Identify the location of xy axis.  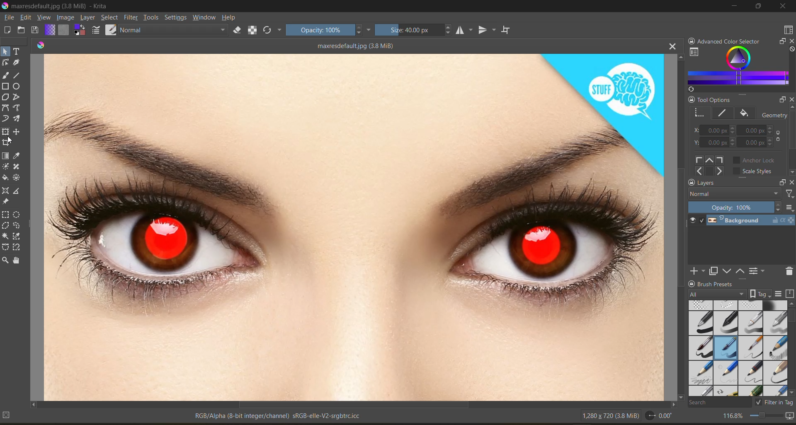
(760, 130).